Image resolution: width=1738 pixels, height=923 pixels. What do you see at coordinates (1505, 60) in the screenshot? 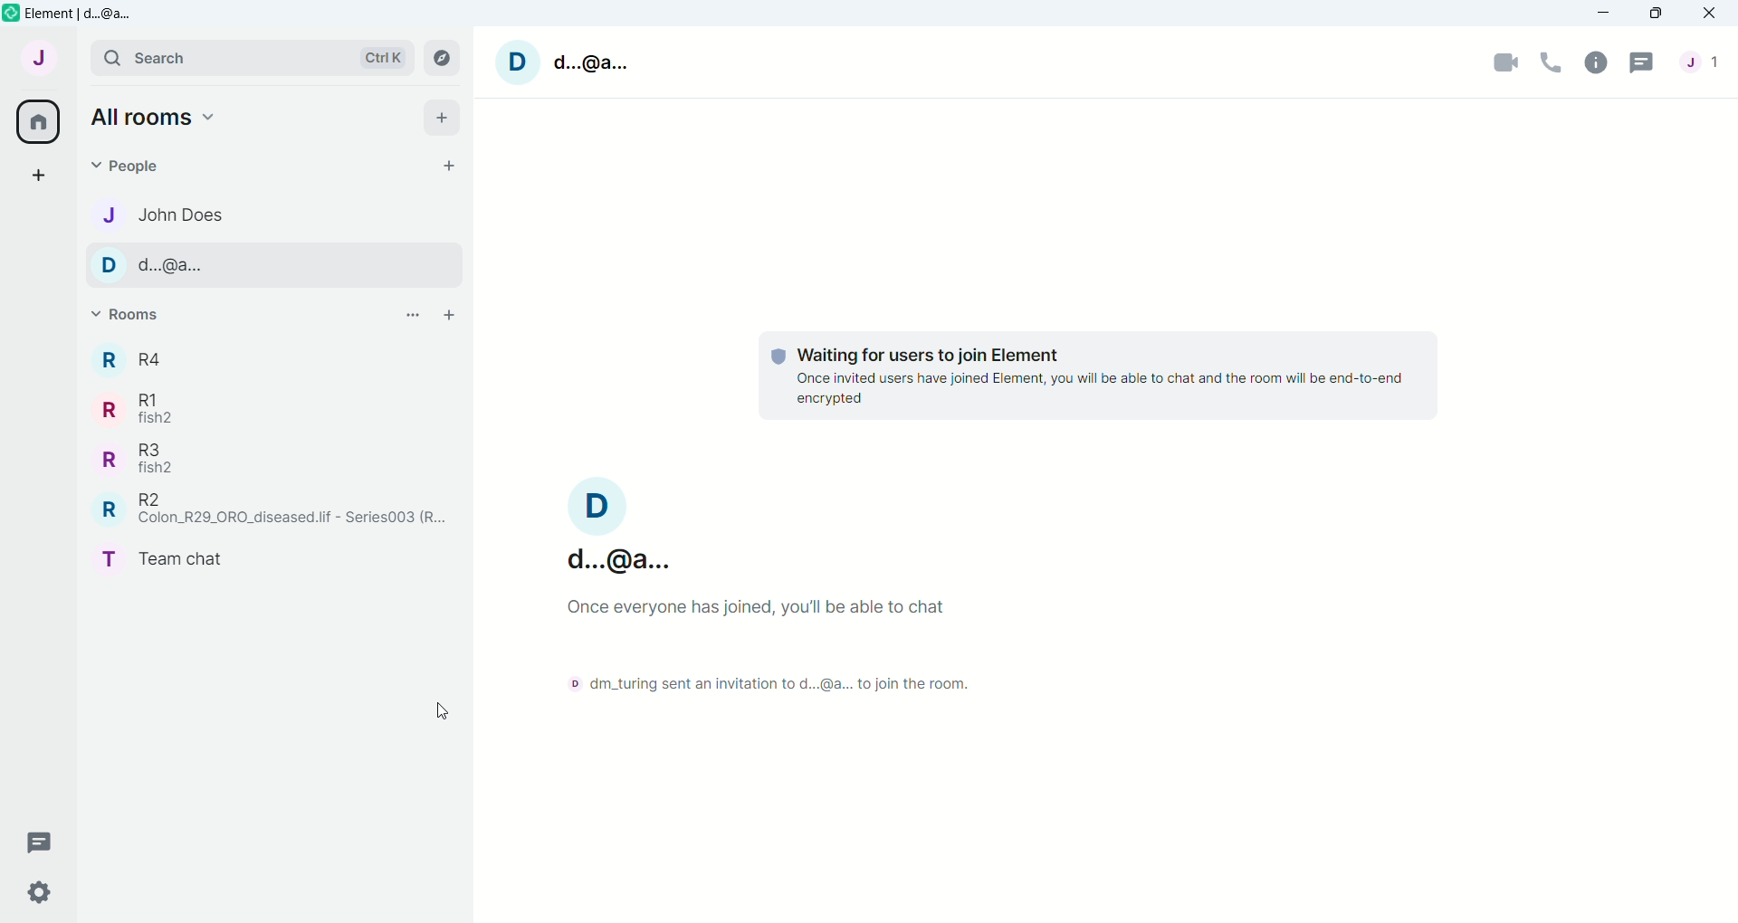
I see `Video call` at bounding box center [1505, 60].